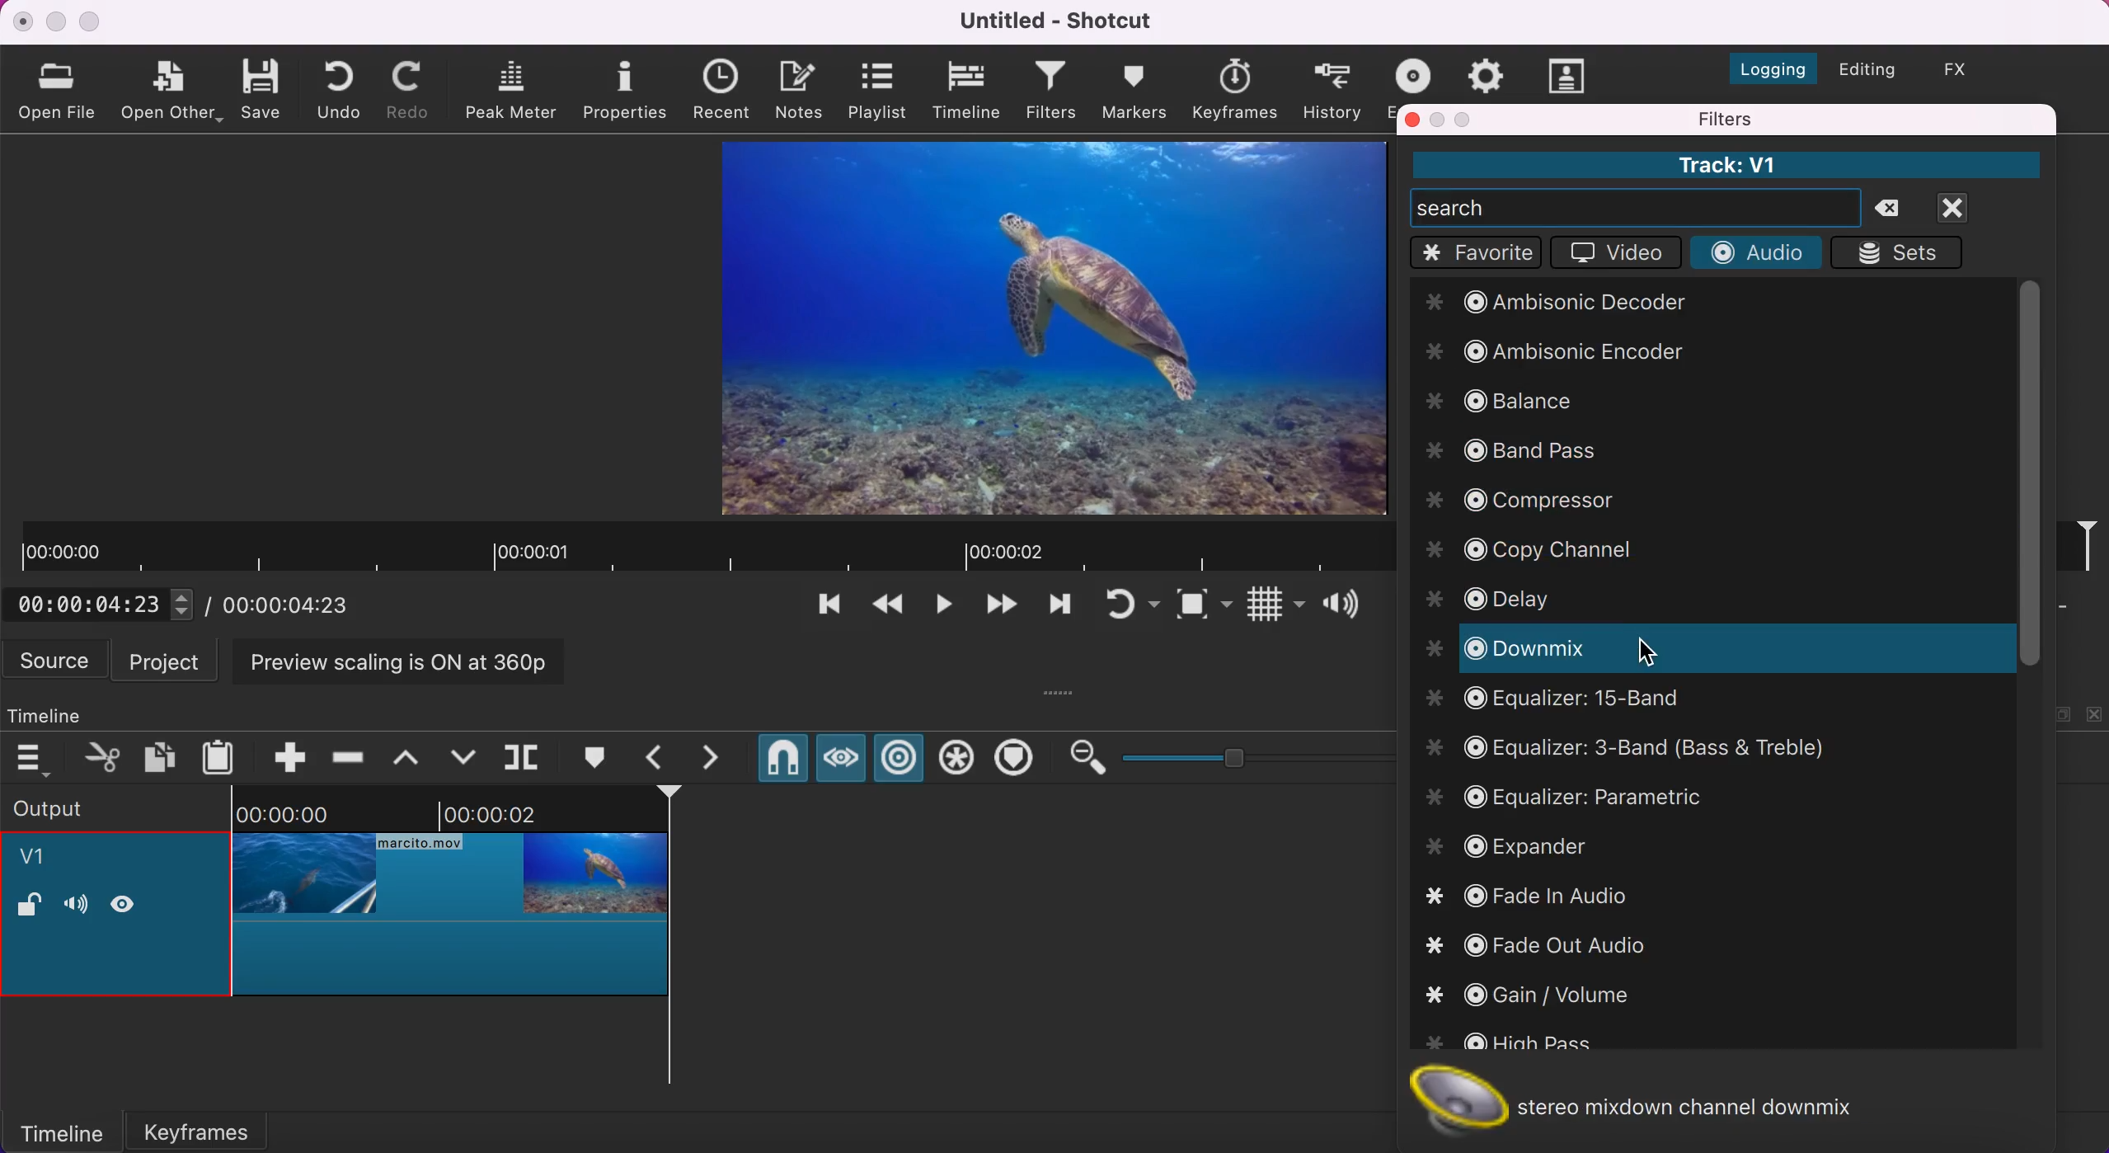 This screenshot has width=2109, height=1153. Describe the element at coordinates (92, 21) in the screenshot. I see `maximize` at that location.